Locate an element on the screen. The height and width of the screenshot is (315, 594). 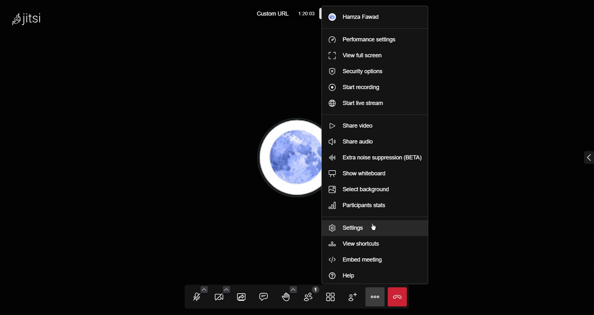
Performance is located at coordinates (362, 40).